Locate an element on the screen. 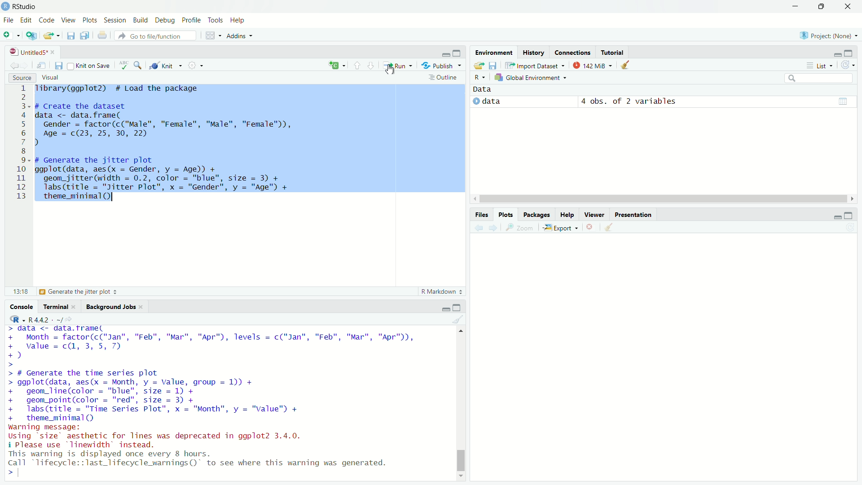  terminal is located at coordinates (54, 306).